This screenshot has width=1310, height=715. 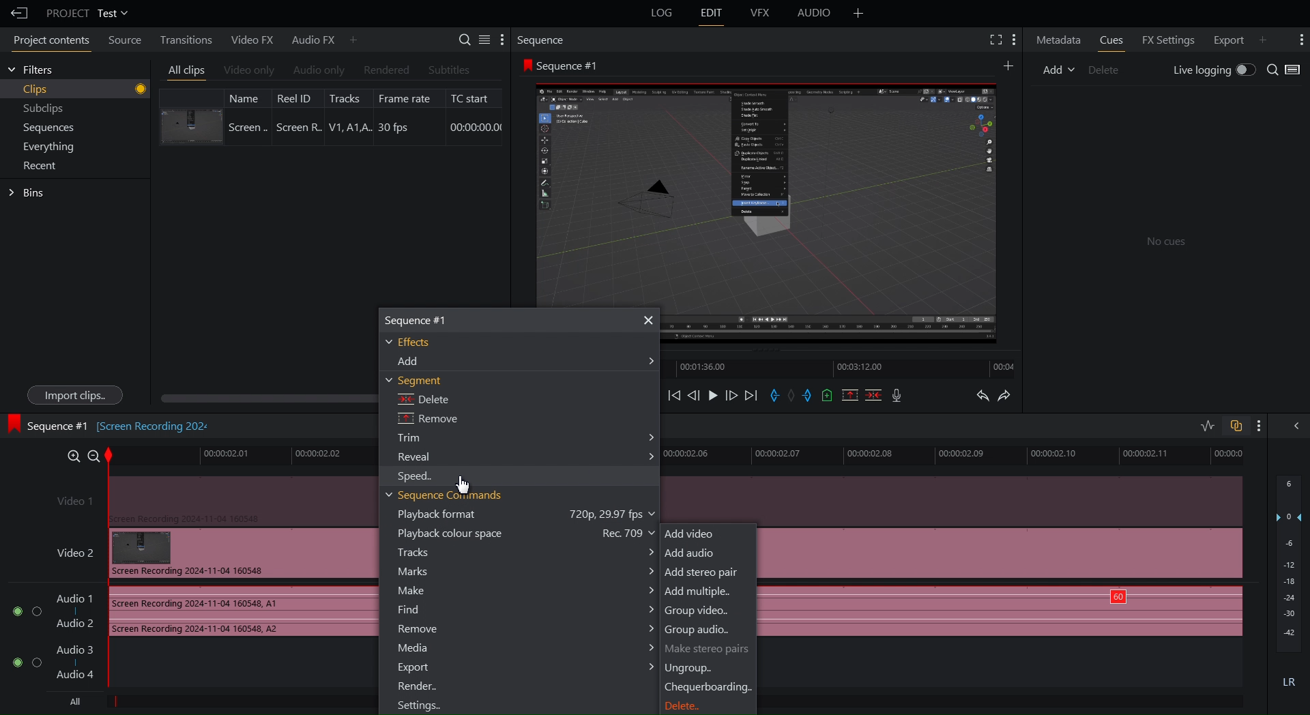 I want to click on Recent, so click(x=43, y=166).